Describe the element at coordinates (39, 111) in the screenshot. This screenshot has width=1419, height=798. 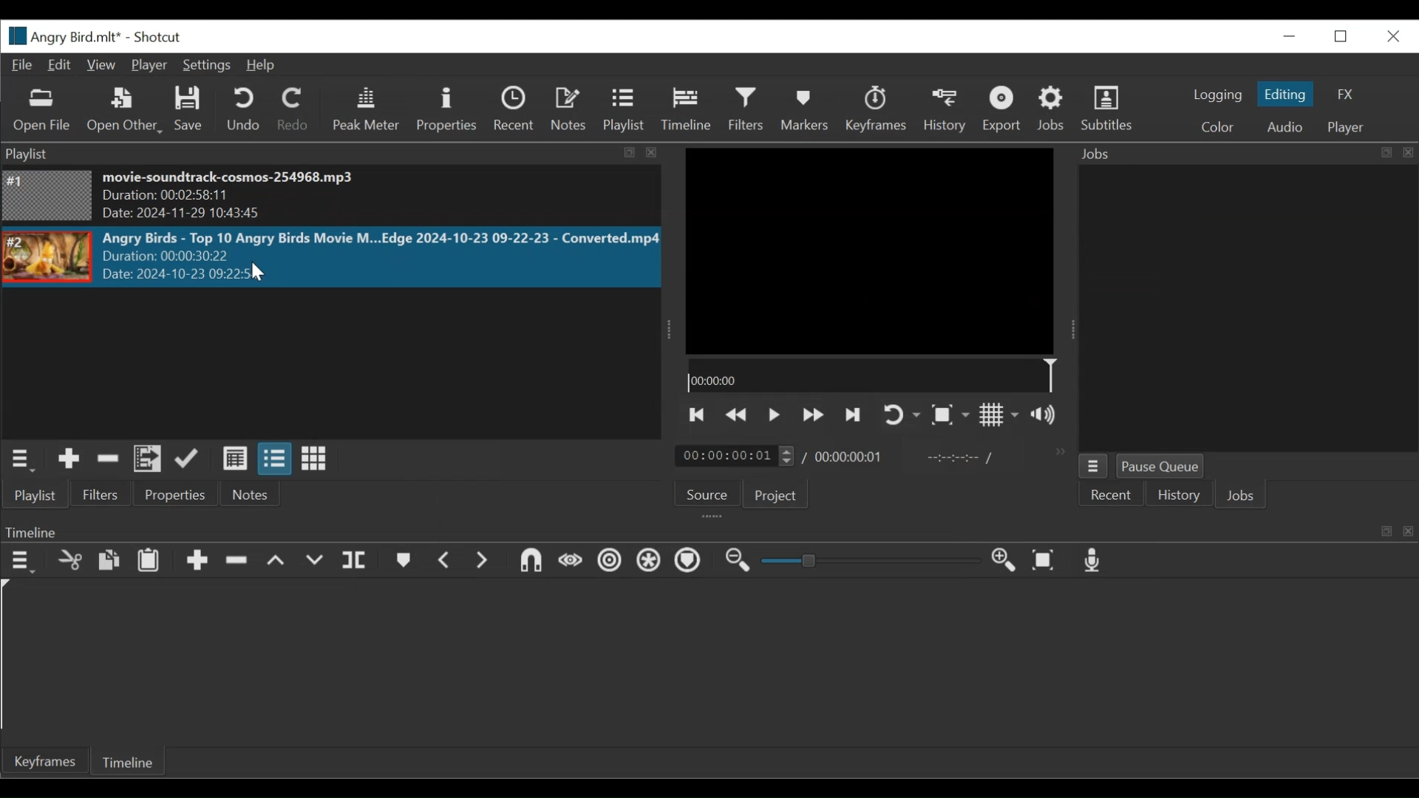
I see `Open File` at that location.